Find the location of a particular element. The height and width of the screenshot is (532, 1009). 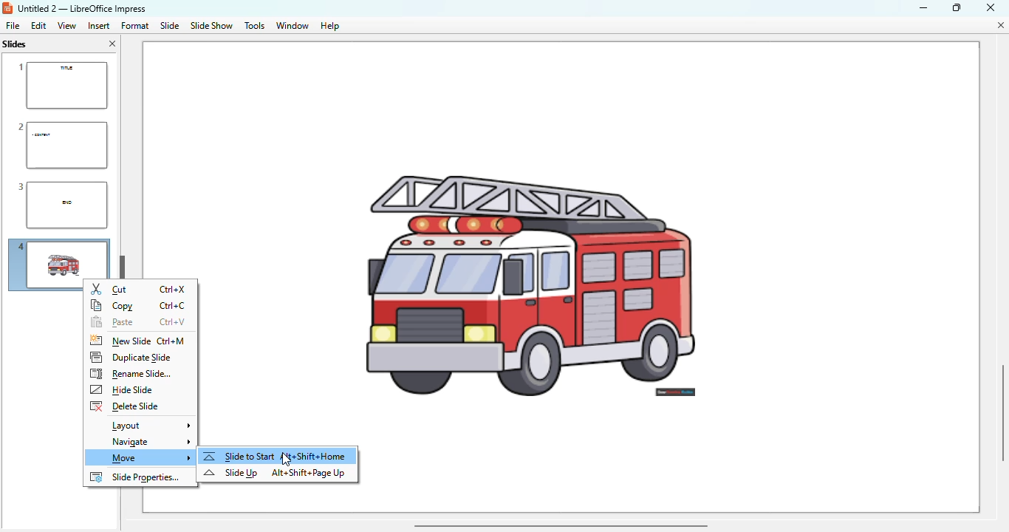

close pane is located at coordinates (112, 44).